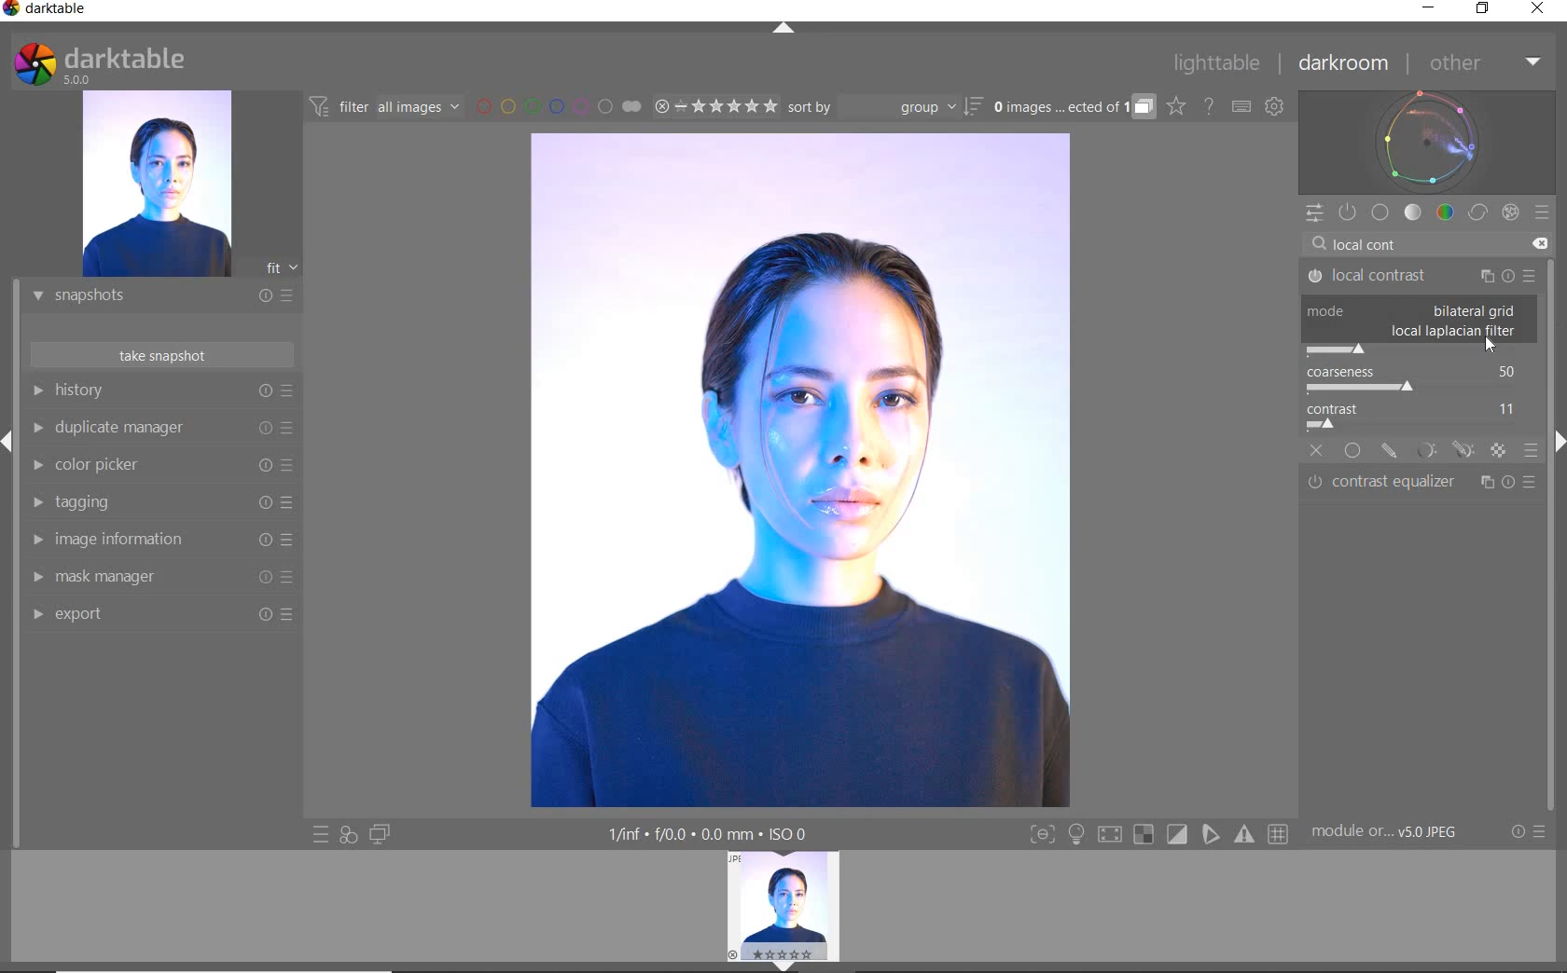 The width and height of the screenshot is (1567, 973). What do you see at coordinates (1542, 212) in the screenshot?
I see `PRESETS` at bounding box center [1542, 212].